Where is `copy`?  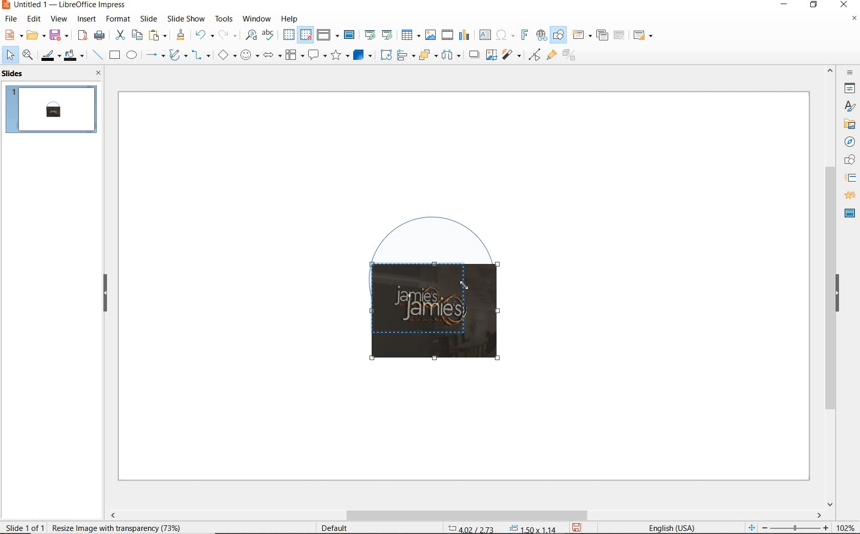
copy is located at coordinates (137, 35).